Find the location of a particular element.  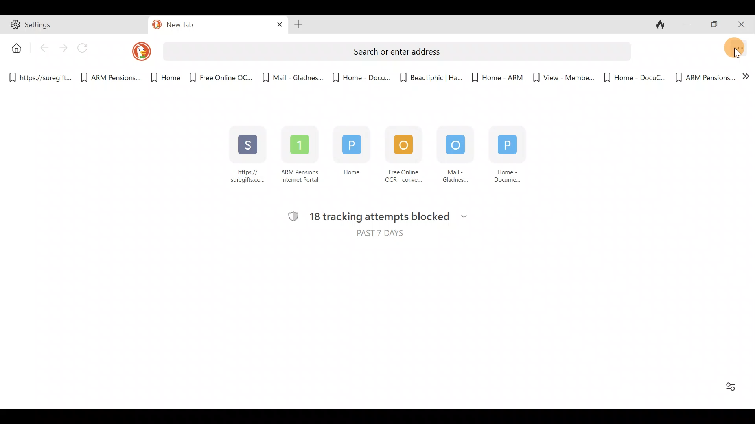

Add tab is located at coordinates (298, 26).